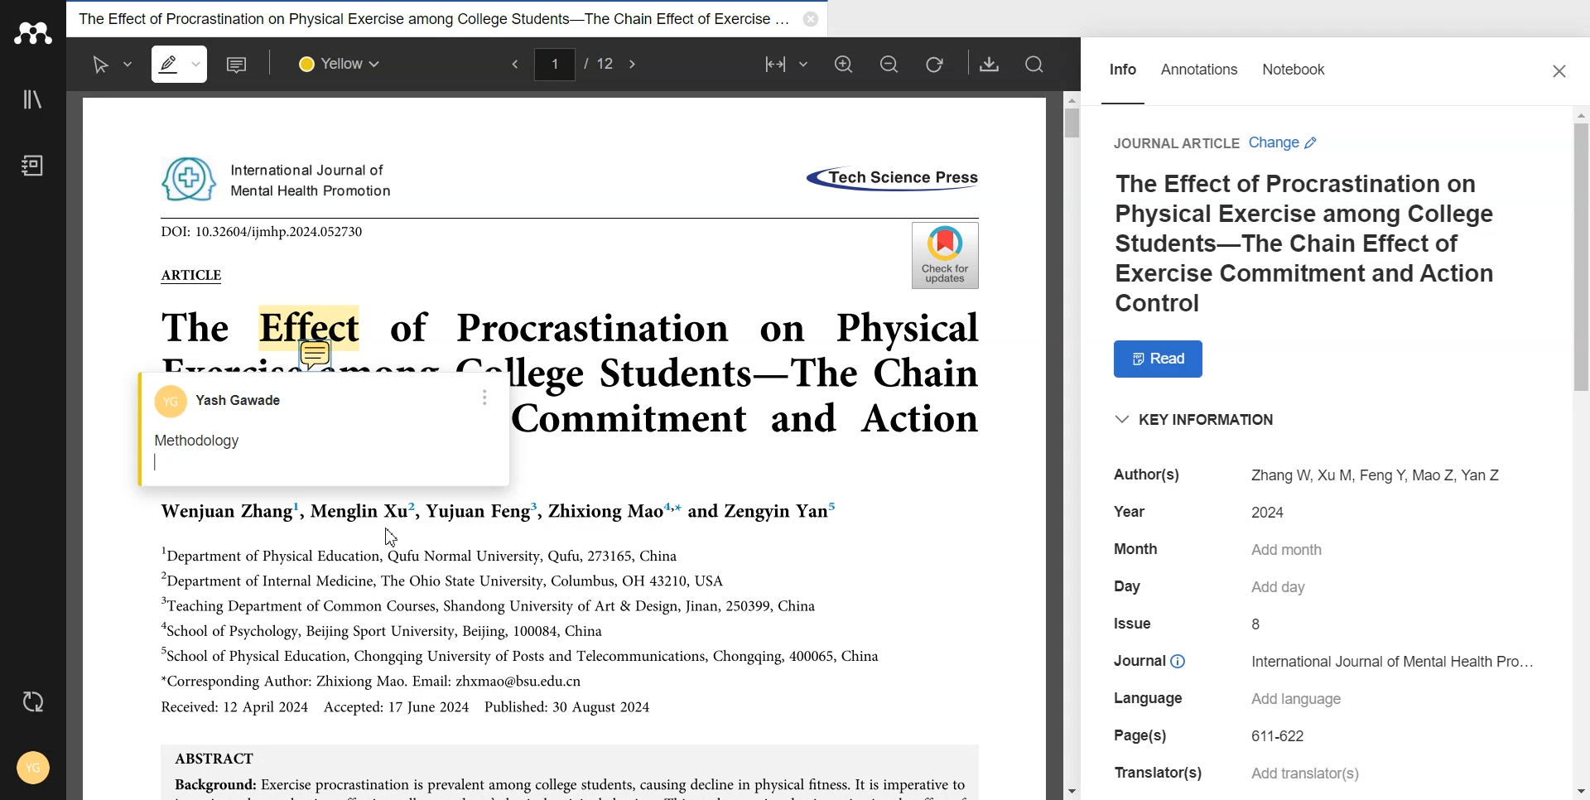  What do you see at coordinates (1287, 142) in the screenshot?
I see `Change` at bounding box center [1287, 142].